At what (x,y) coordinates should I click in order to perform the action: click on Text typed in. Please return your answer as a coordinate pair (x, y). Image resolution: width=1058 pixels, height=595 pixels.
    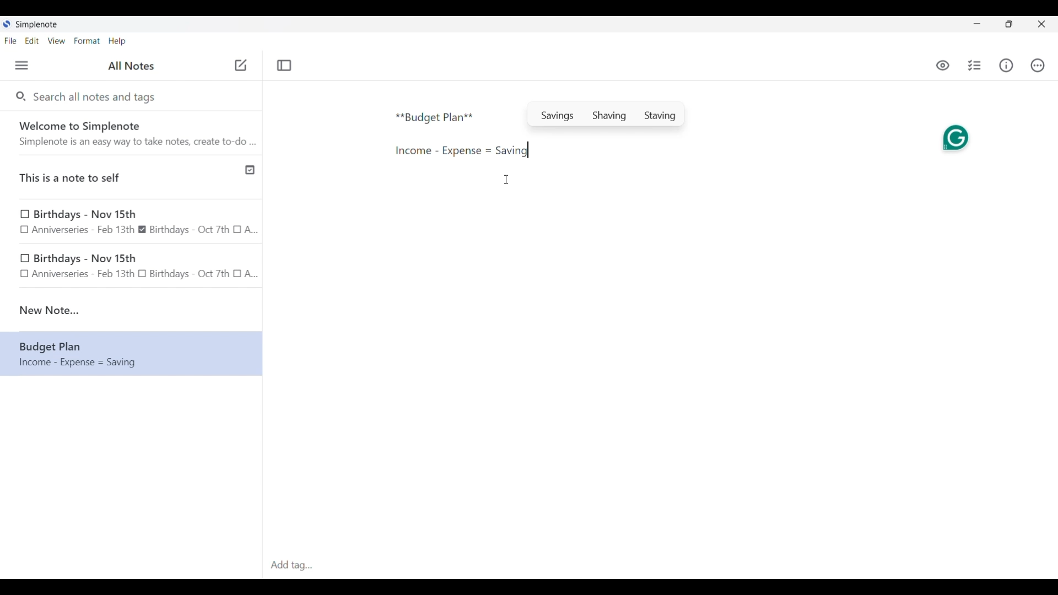
    Looking at the image, I should click on (435, 118).